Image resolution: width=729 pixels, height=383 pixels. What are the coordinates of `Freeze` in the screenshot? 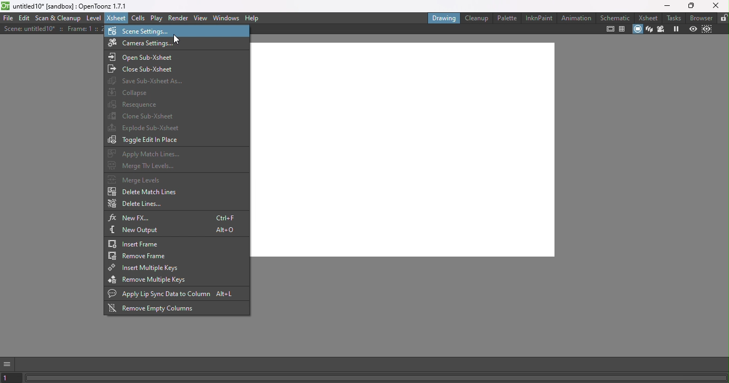 It's located at (676, 29).